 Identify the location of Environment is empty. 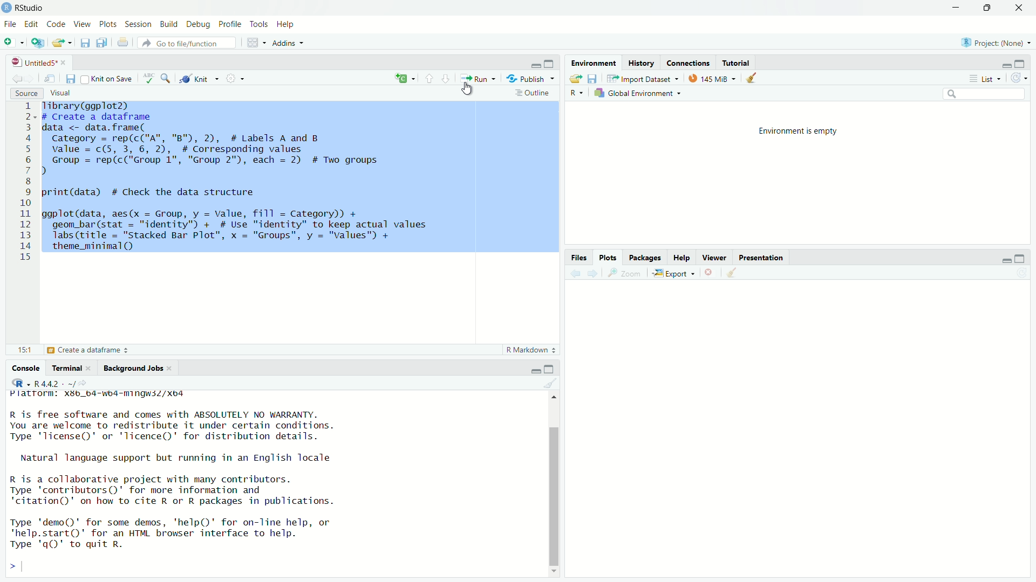
(801, 130).